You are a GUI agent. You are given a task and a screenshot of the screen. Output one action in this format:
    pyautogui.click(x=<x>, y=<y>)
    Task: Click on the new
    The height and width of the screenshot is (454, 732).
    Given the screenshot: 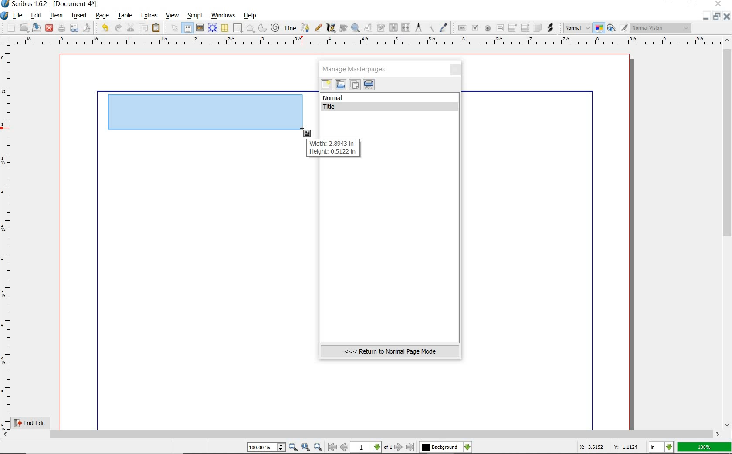 What is the action you would take?
    pyautogui.click(x=326, y=86)
    